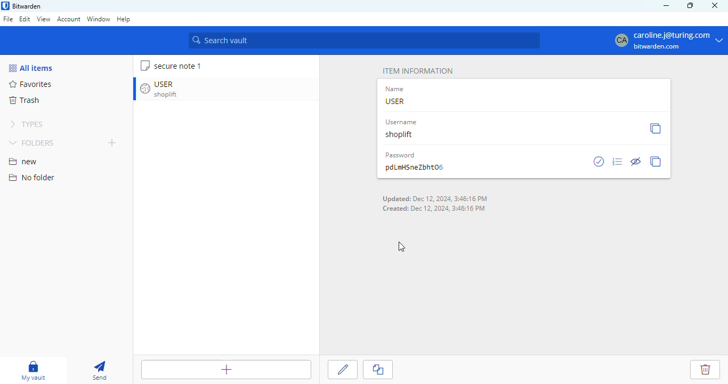  Describe the element at coordinates (29, 124) in the screenshot. I see `types` at that location.